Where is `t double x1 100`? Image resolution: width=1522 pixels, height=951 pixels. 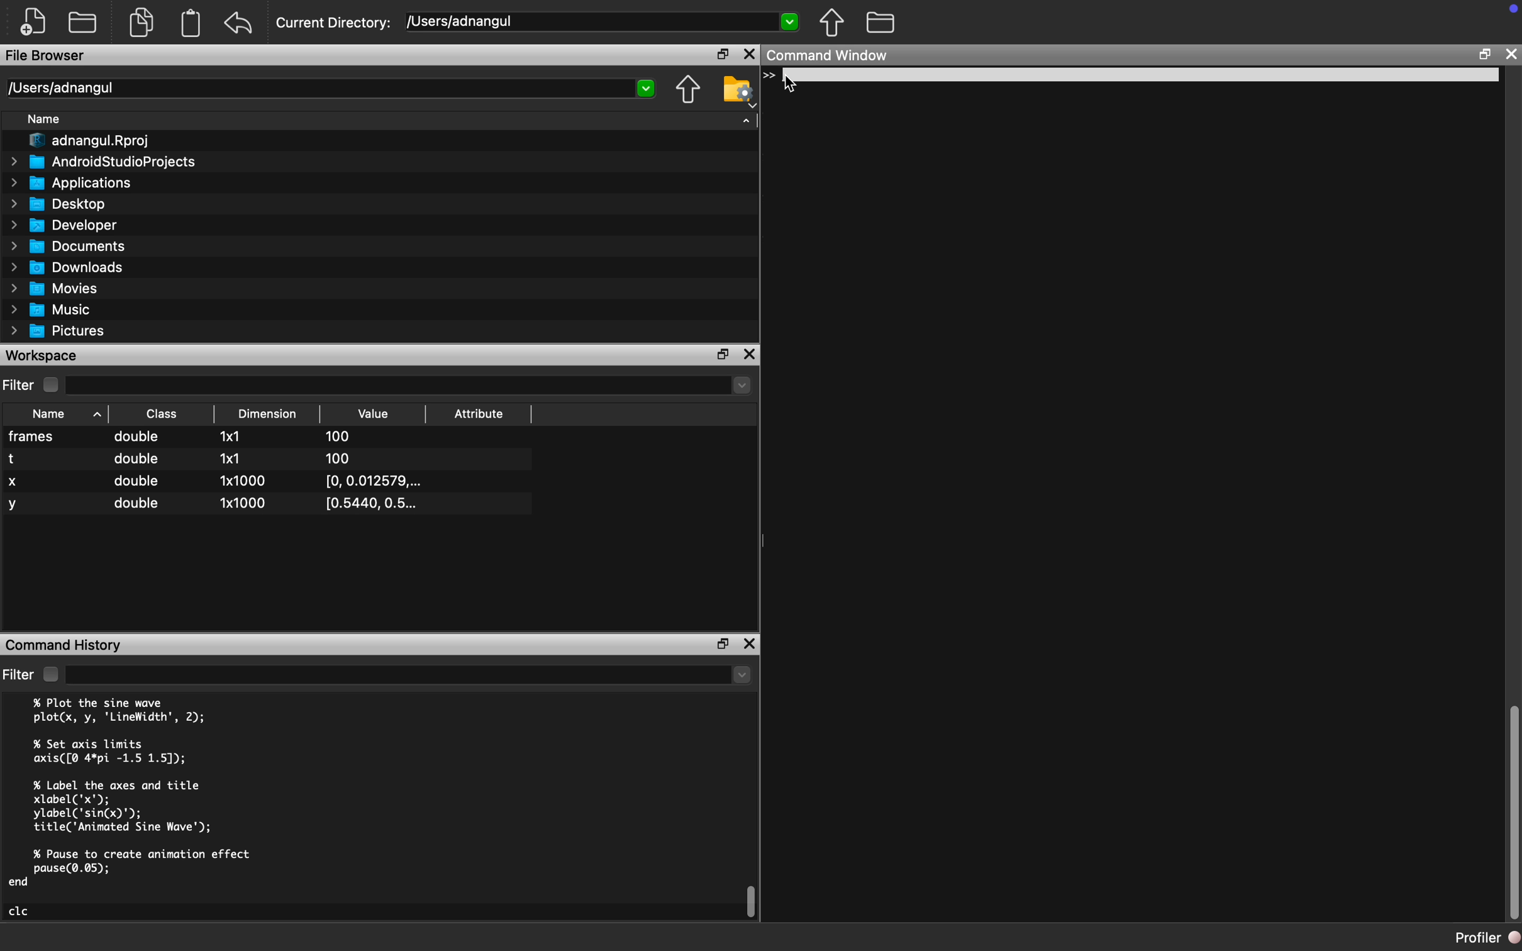 t double x1 100 is located at coordinates (189, 459).